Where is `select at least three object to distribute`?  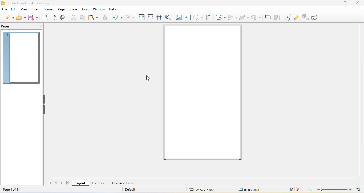 select at least three object to distribute is located at coordinates (257, 17).